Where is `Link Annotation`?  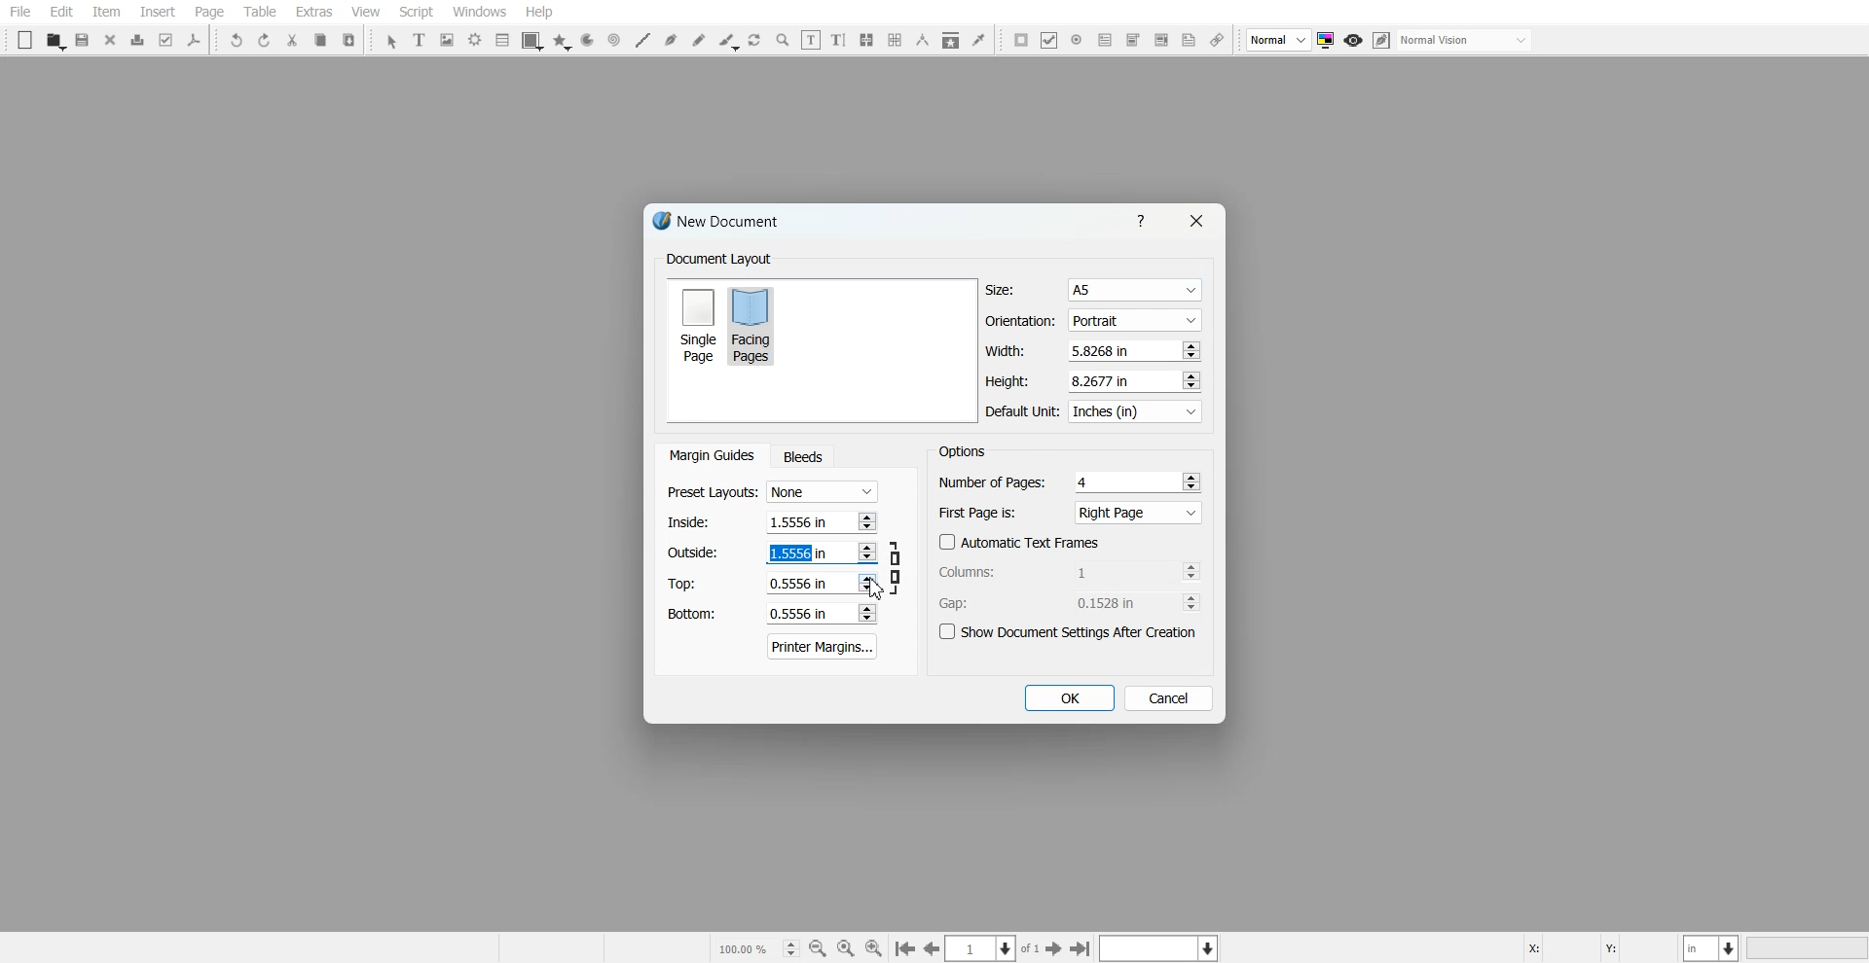
Link Annotation is located at coordinates (1217, 41).